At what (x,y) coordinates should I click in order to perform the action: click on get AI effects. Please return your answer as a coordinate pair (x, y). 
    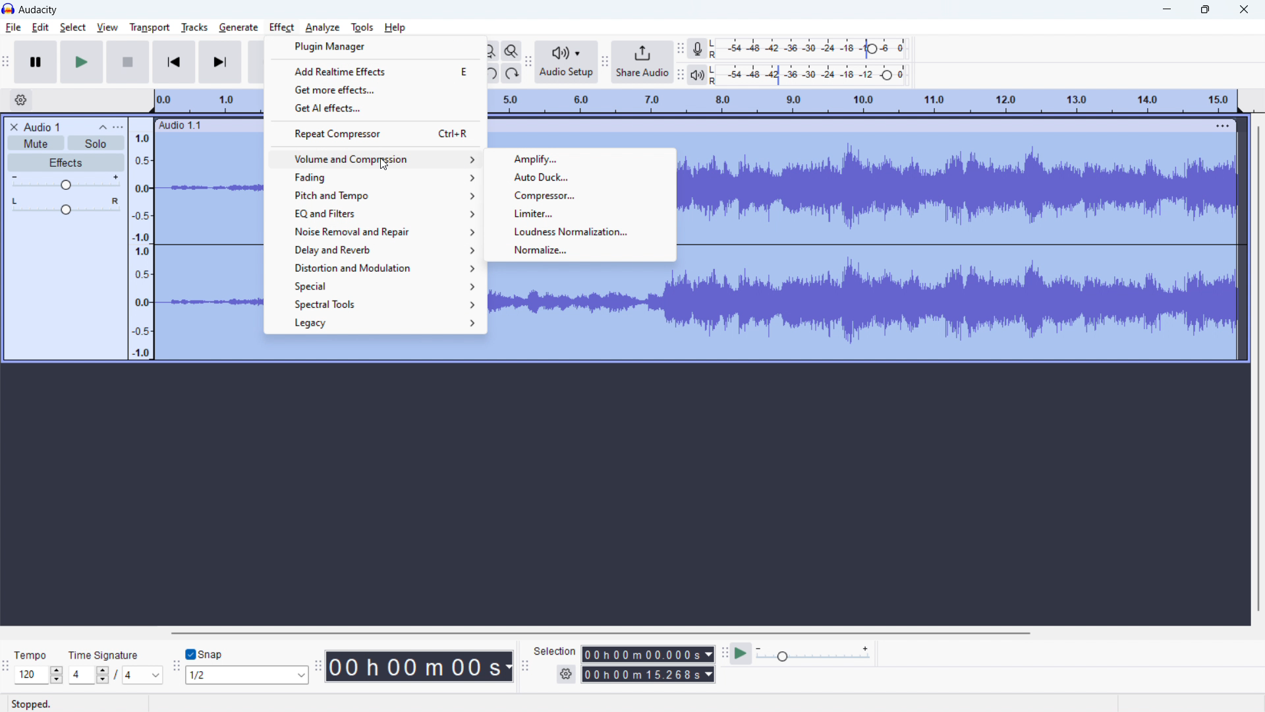
    Looking at the image, I should click on (374, 107).